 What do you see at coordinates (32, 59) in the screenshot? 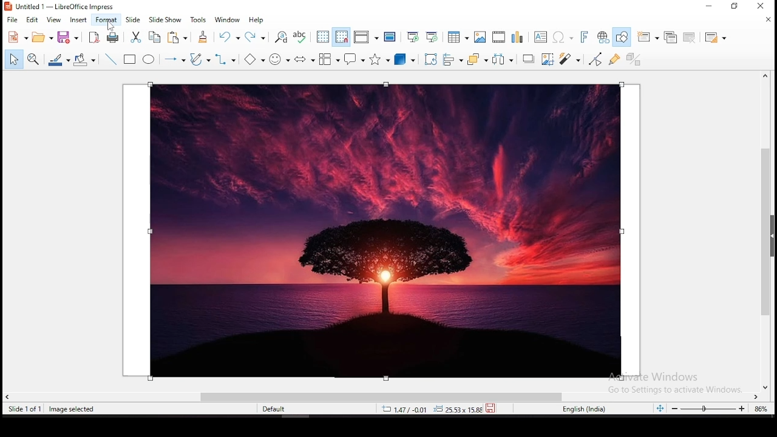
I see `zoom and pan` at bounding box center [32, 59].